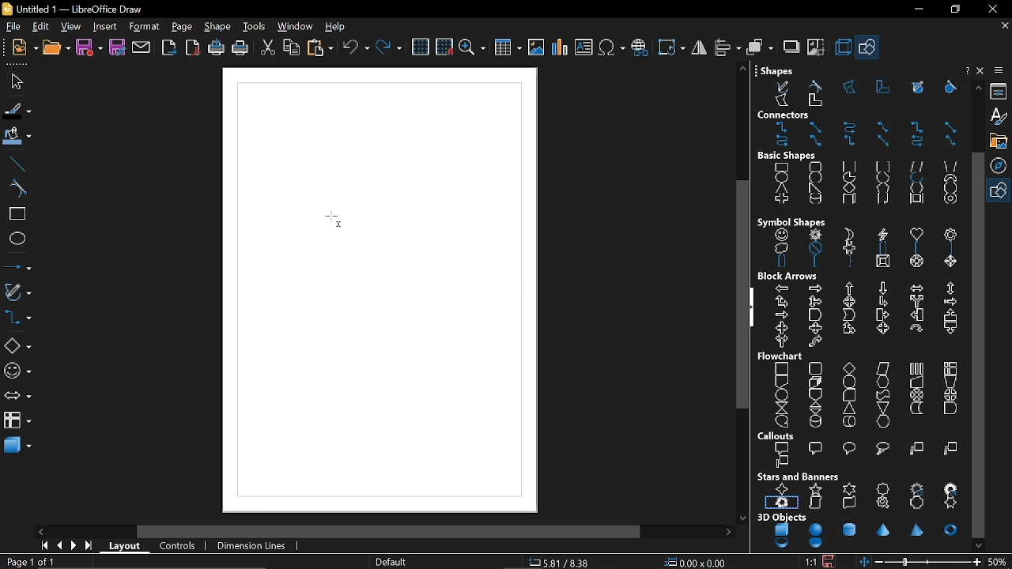 Image resolution: width=1012 pixels, height=569 pixels. Describe the element at coordinates (860, 491) in the screenshot. I see `star and boxes` at that location.